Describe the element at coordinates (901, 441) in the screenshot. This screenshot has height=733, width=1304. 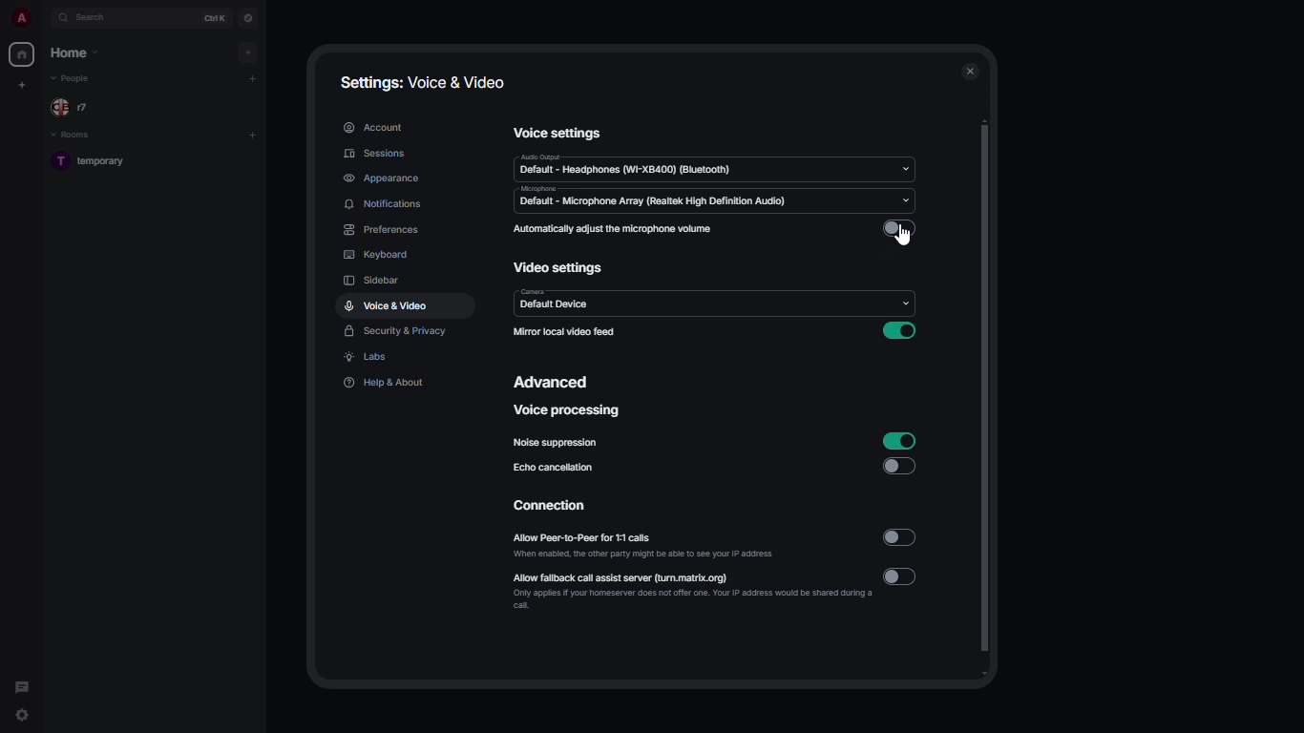
I see `enabled` at that location.